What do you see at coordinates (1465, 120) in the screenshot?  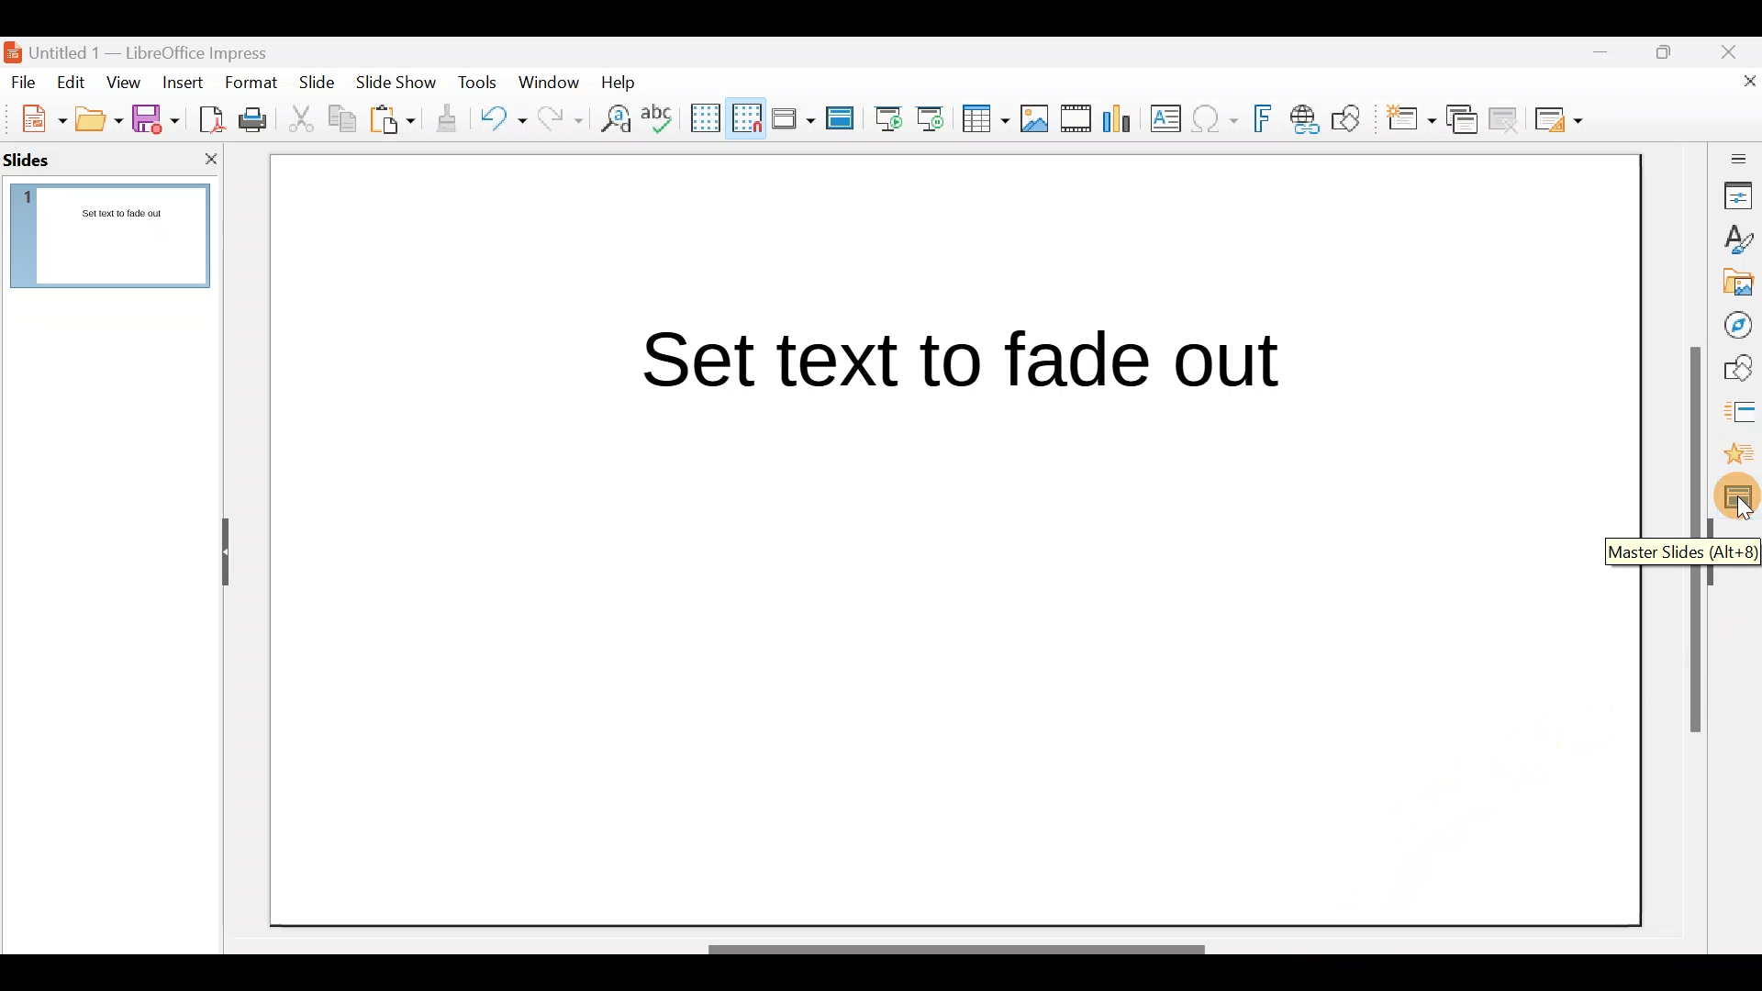 I see `Duplicate slide` at bounding box center [1465, 120].